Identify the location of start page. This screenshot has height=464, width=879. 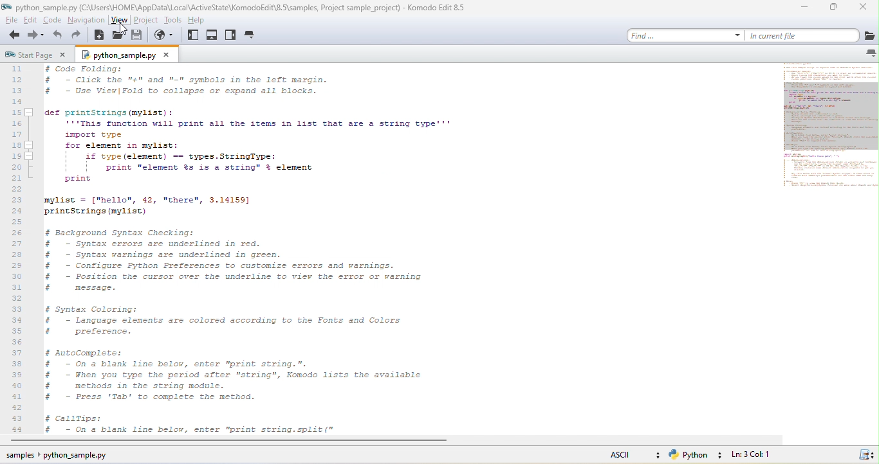
(35, 54).